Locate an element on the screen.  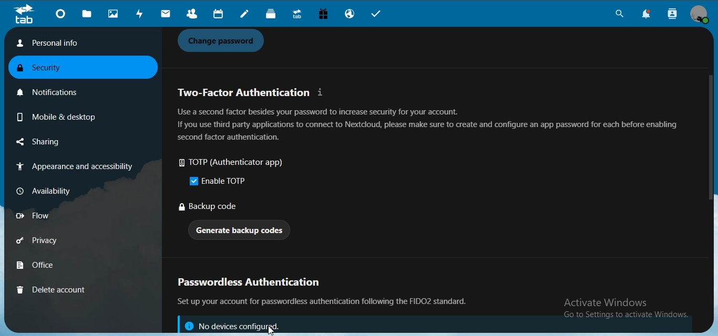
free trial is located at coordinates (324, 15).